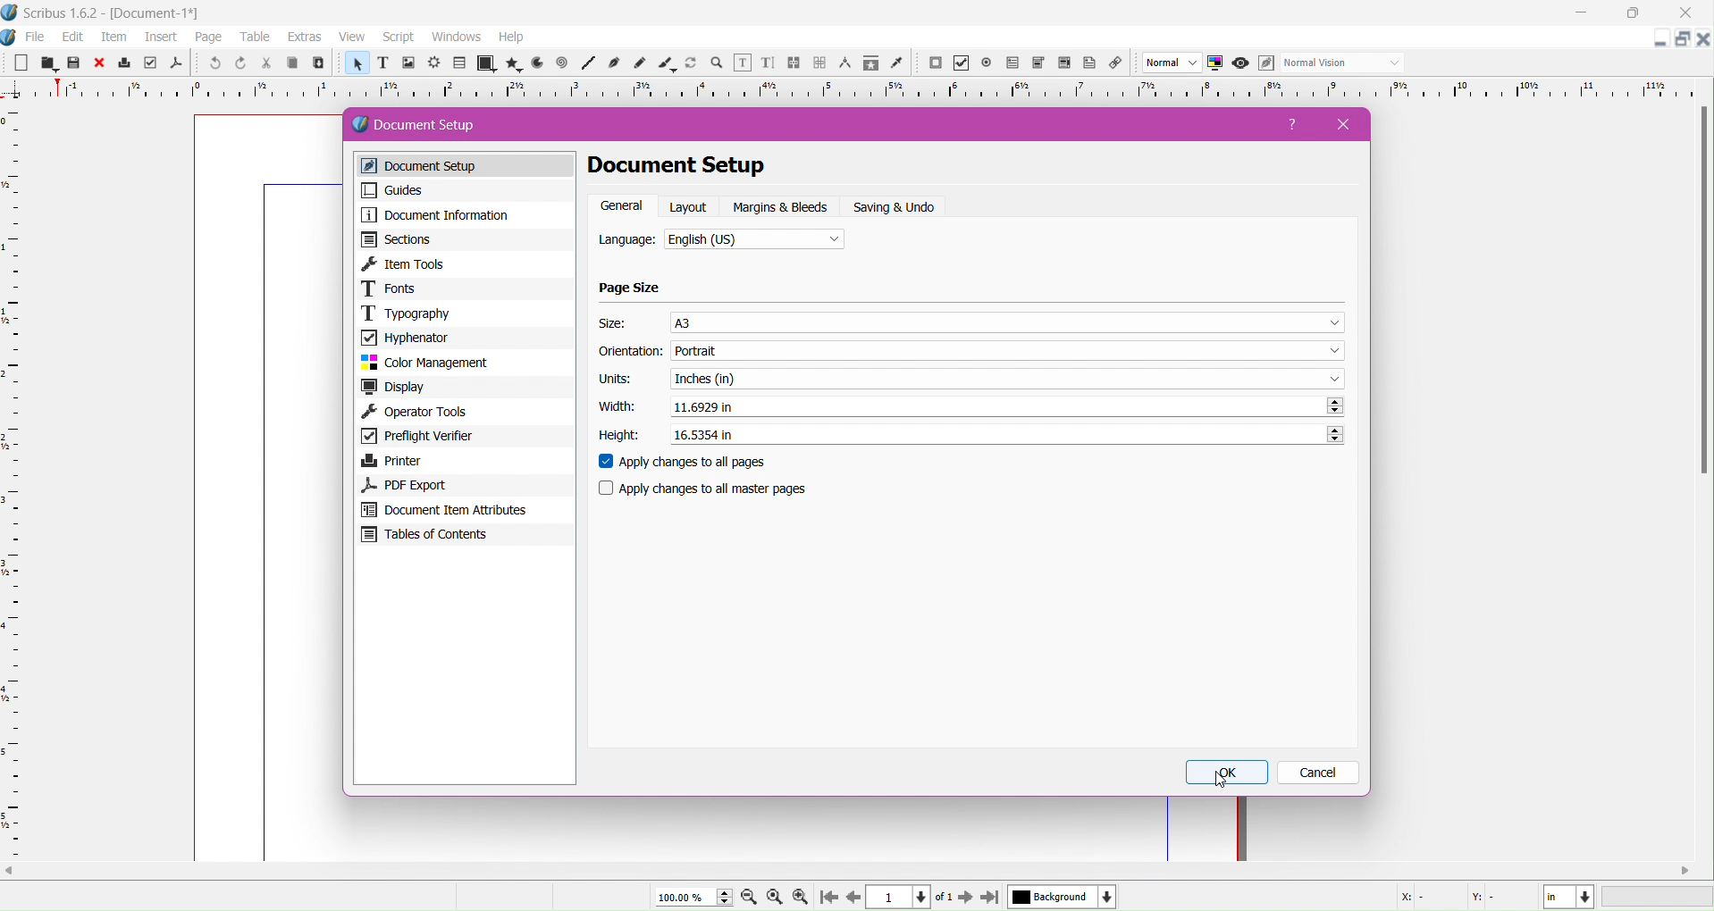  What do you see at coordinates (782, 207) in the screenshot?
I see `Margins and Bleeds` at bounding box center [782, 207].